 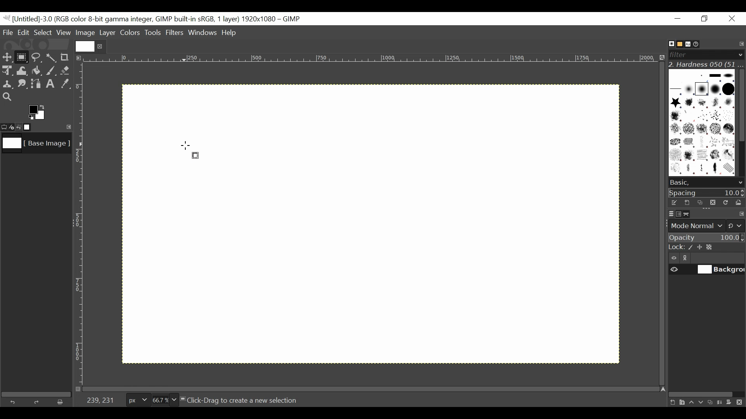 I want to click on Image, so click(x=85, y=33).